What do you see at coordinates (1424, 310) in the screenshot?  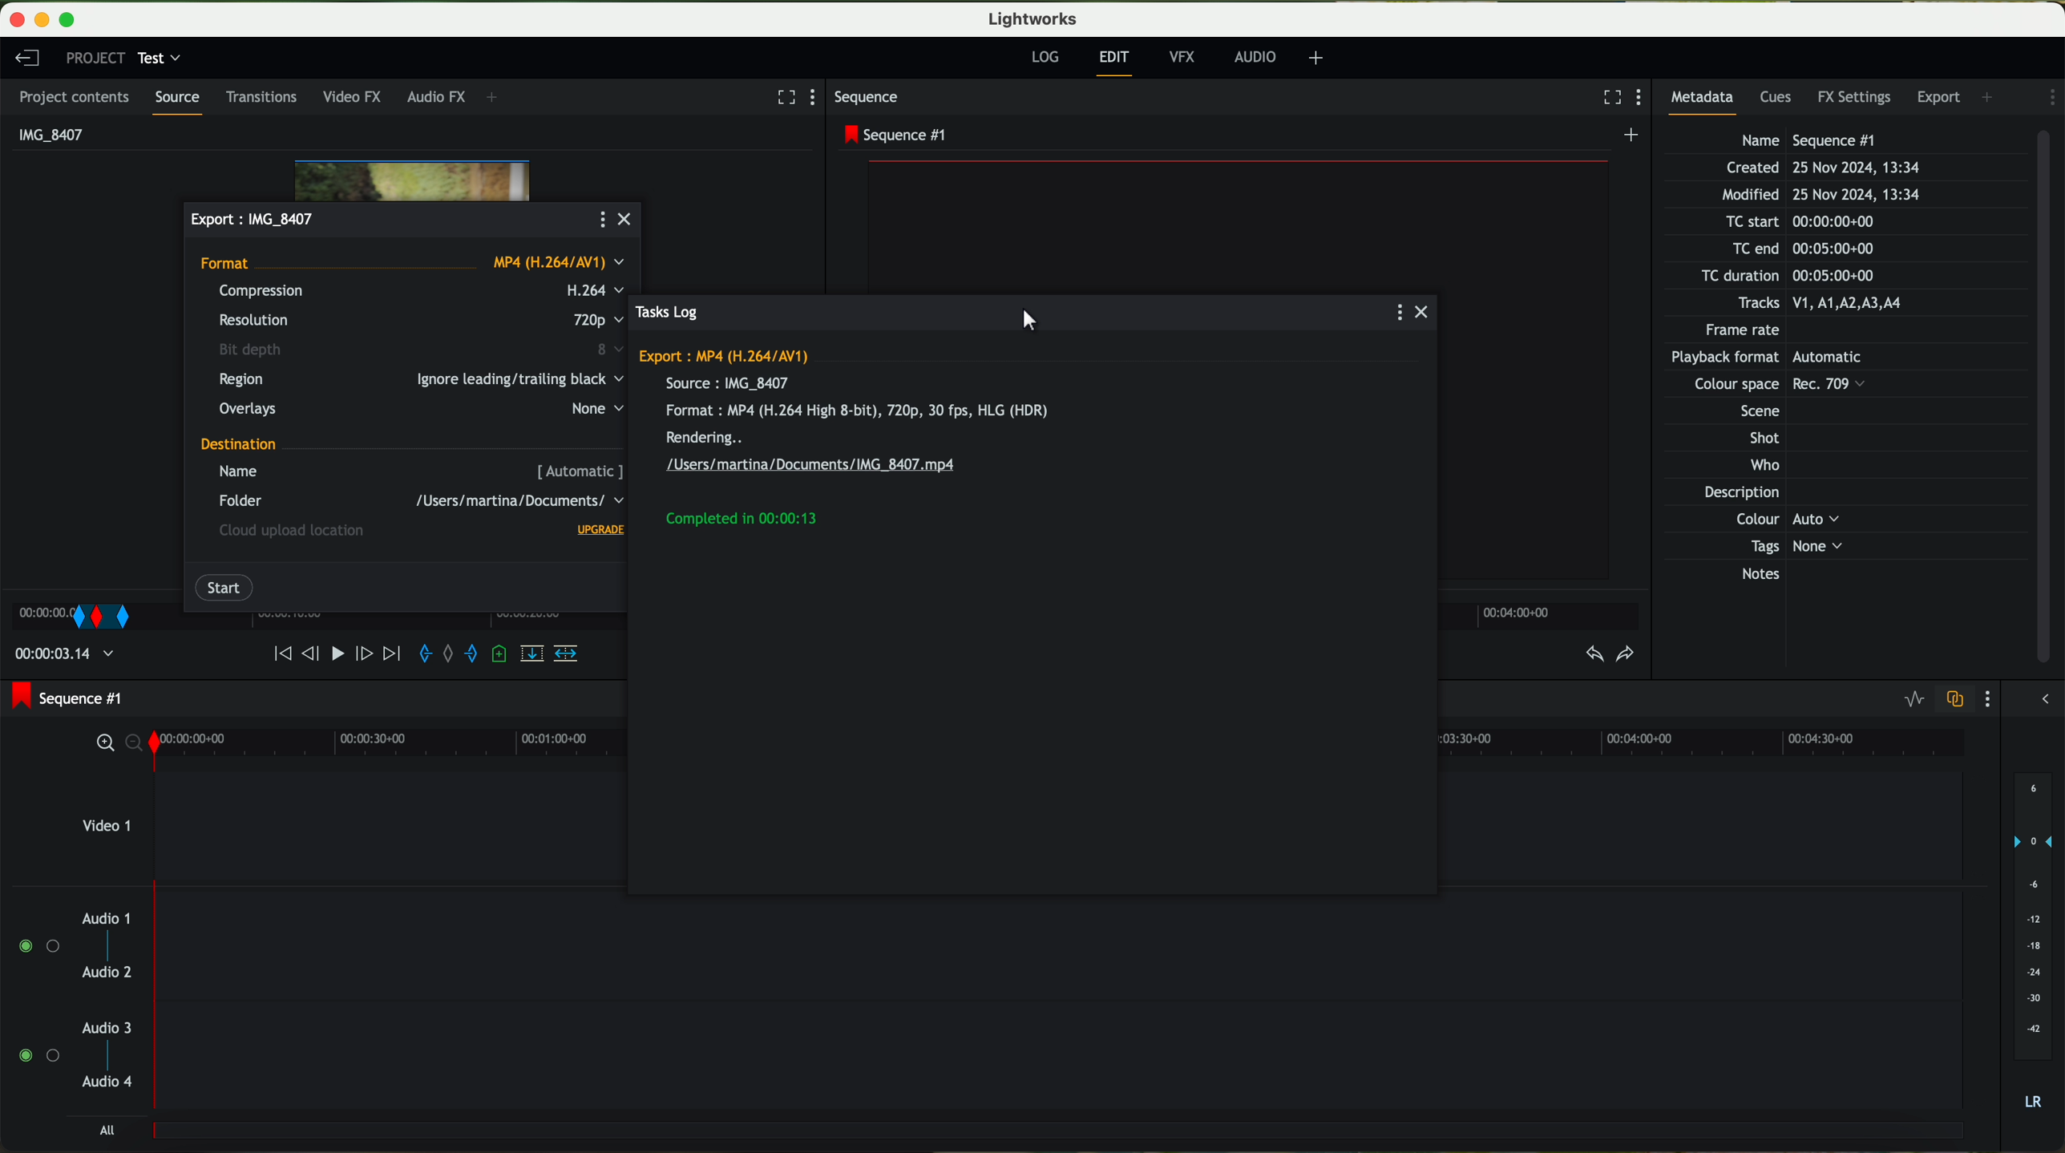 I see `close` at bounding box center [1424, 310].